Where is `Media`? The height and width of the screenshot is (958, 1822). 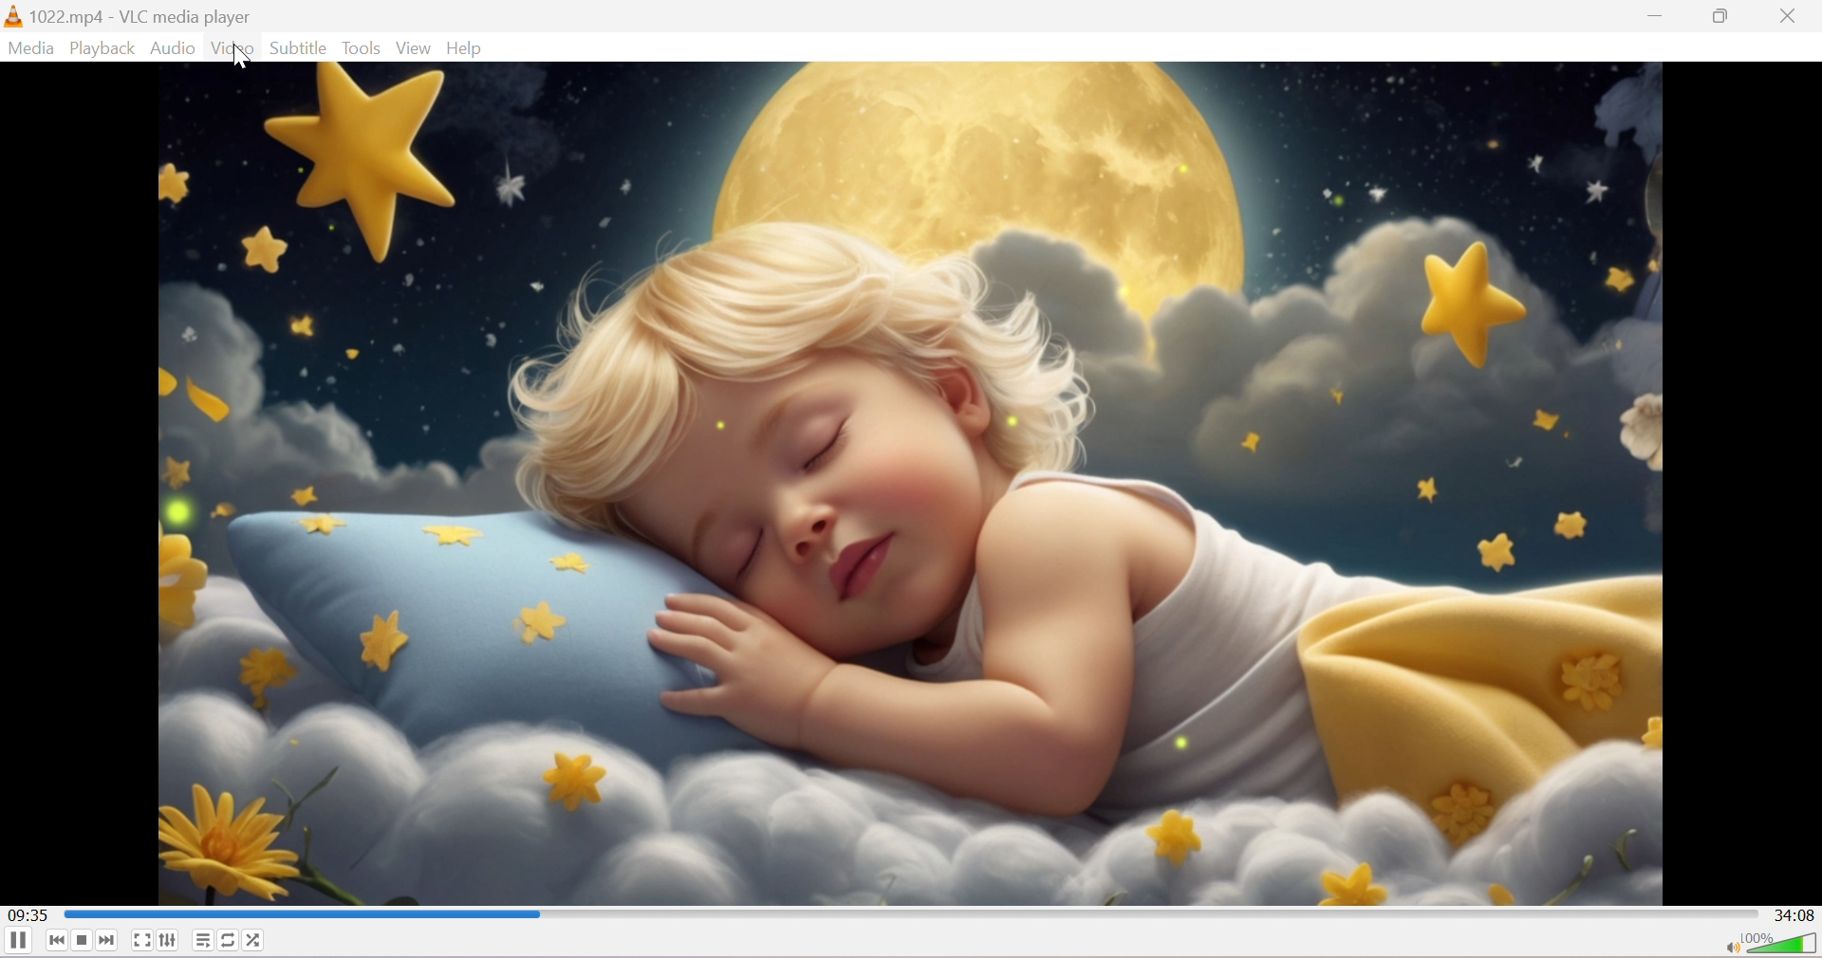 Media is located at coordinates (33, 48).